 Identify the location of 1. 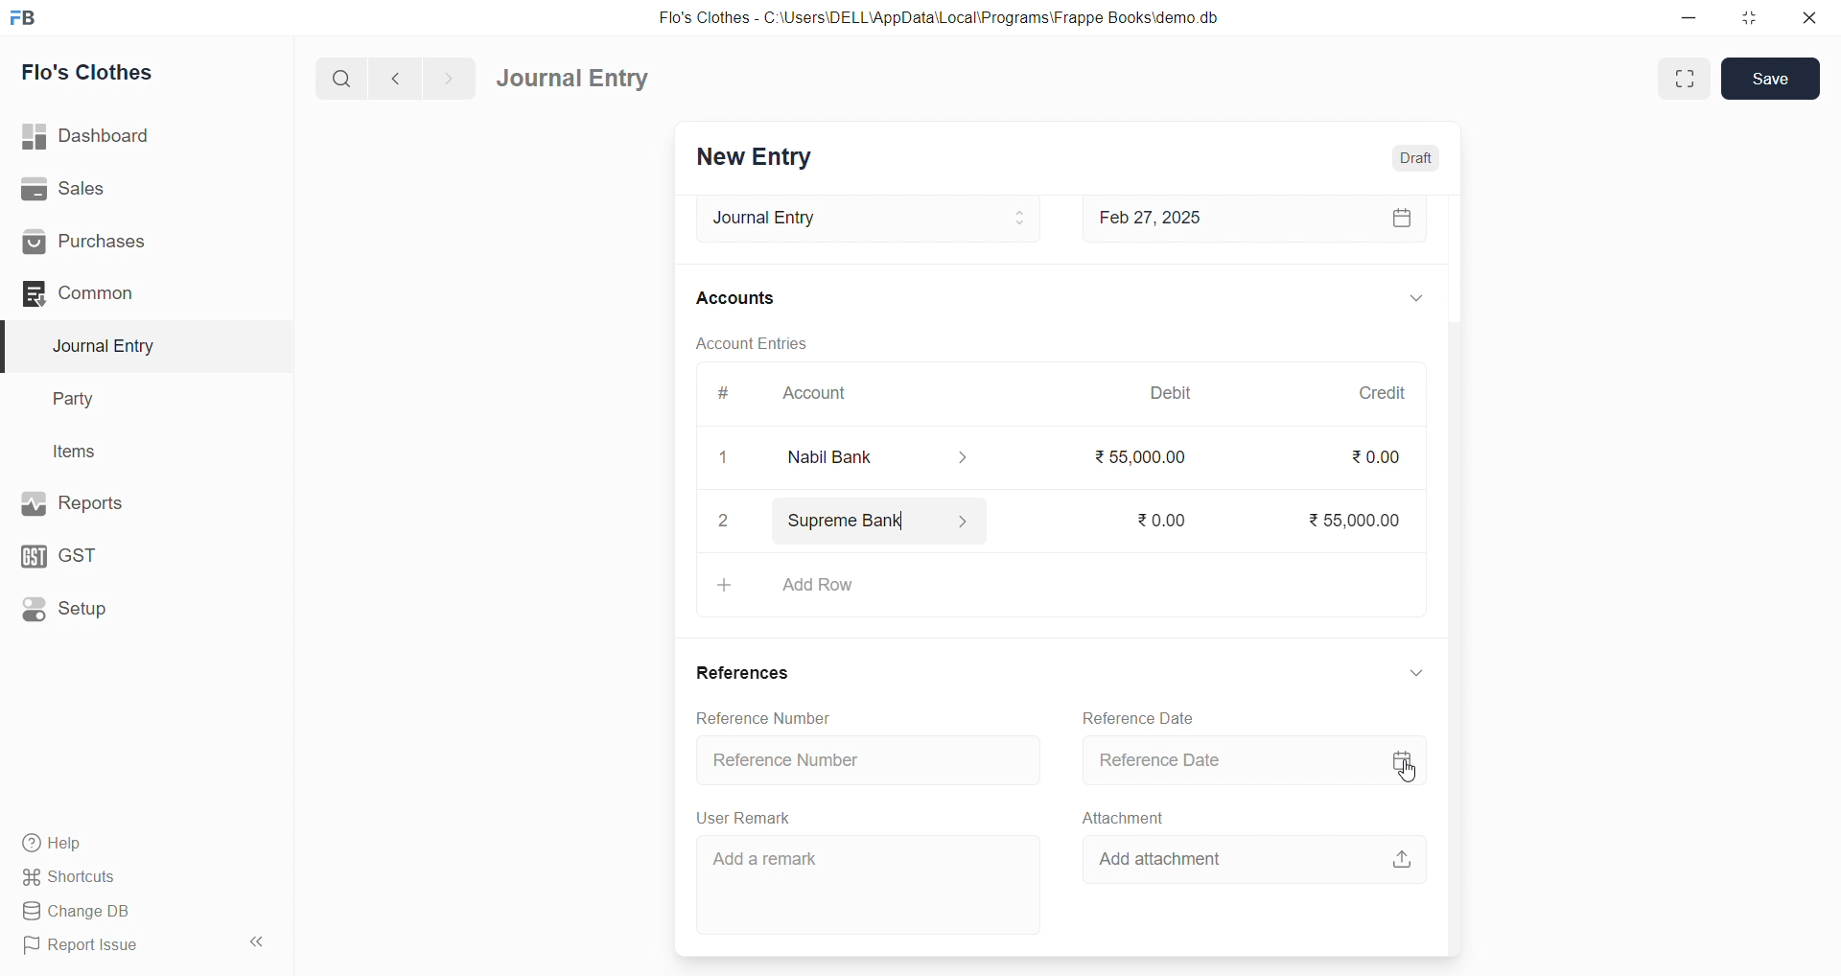
(726, 458).